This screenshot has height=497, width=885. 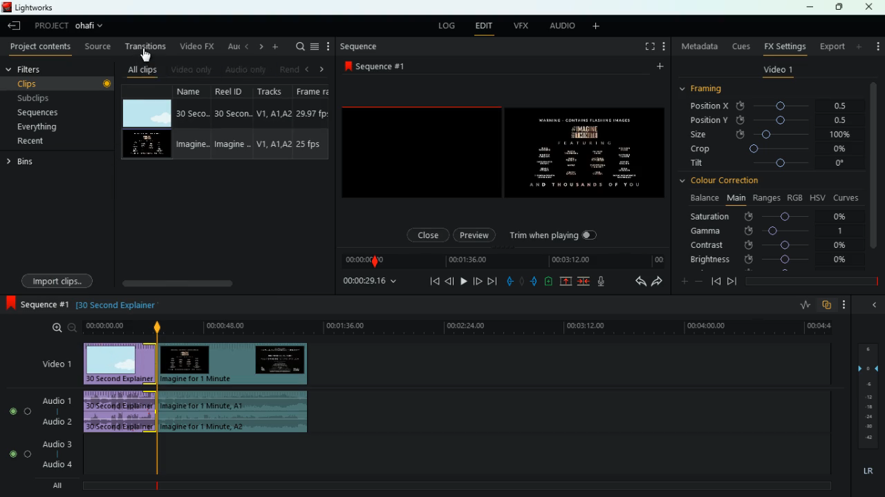 What do you see at coordinates (770, 164) in the screenshot?
I see `tilt` at bounding box center [770, 164].